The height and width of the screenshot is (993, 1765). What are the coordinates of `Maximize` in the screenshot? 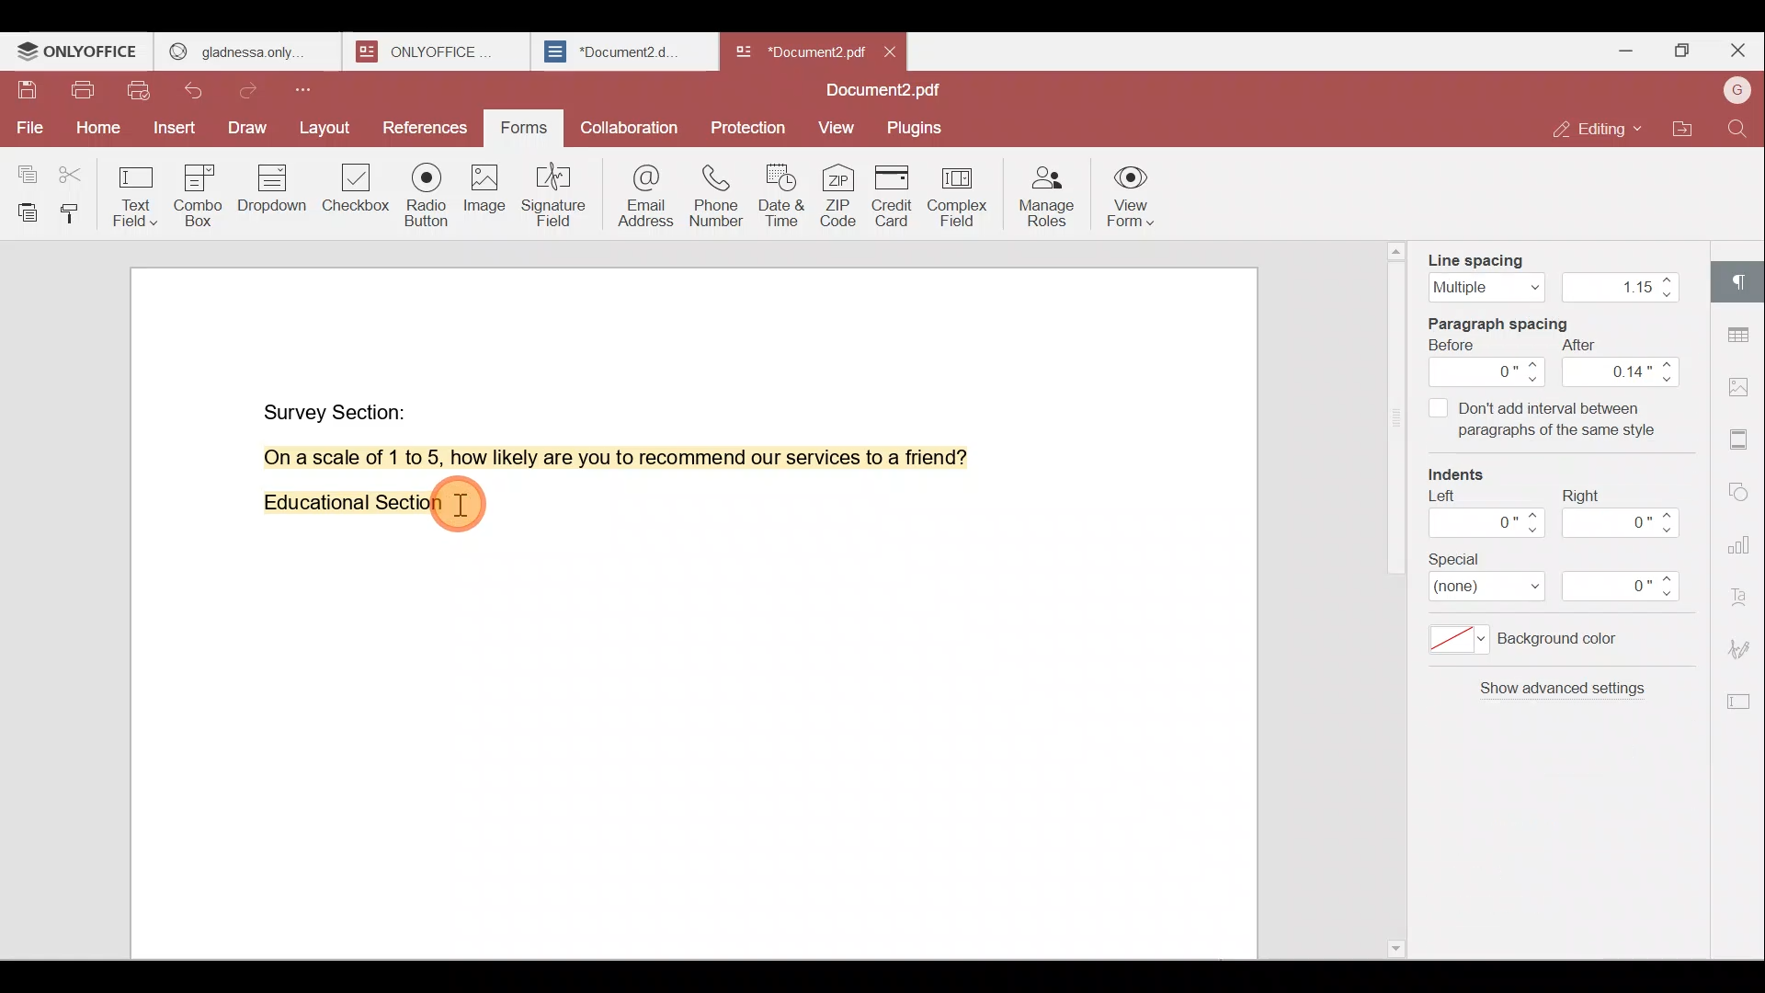 It's located at (1680, 53).